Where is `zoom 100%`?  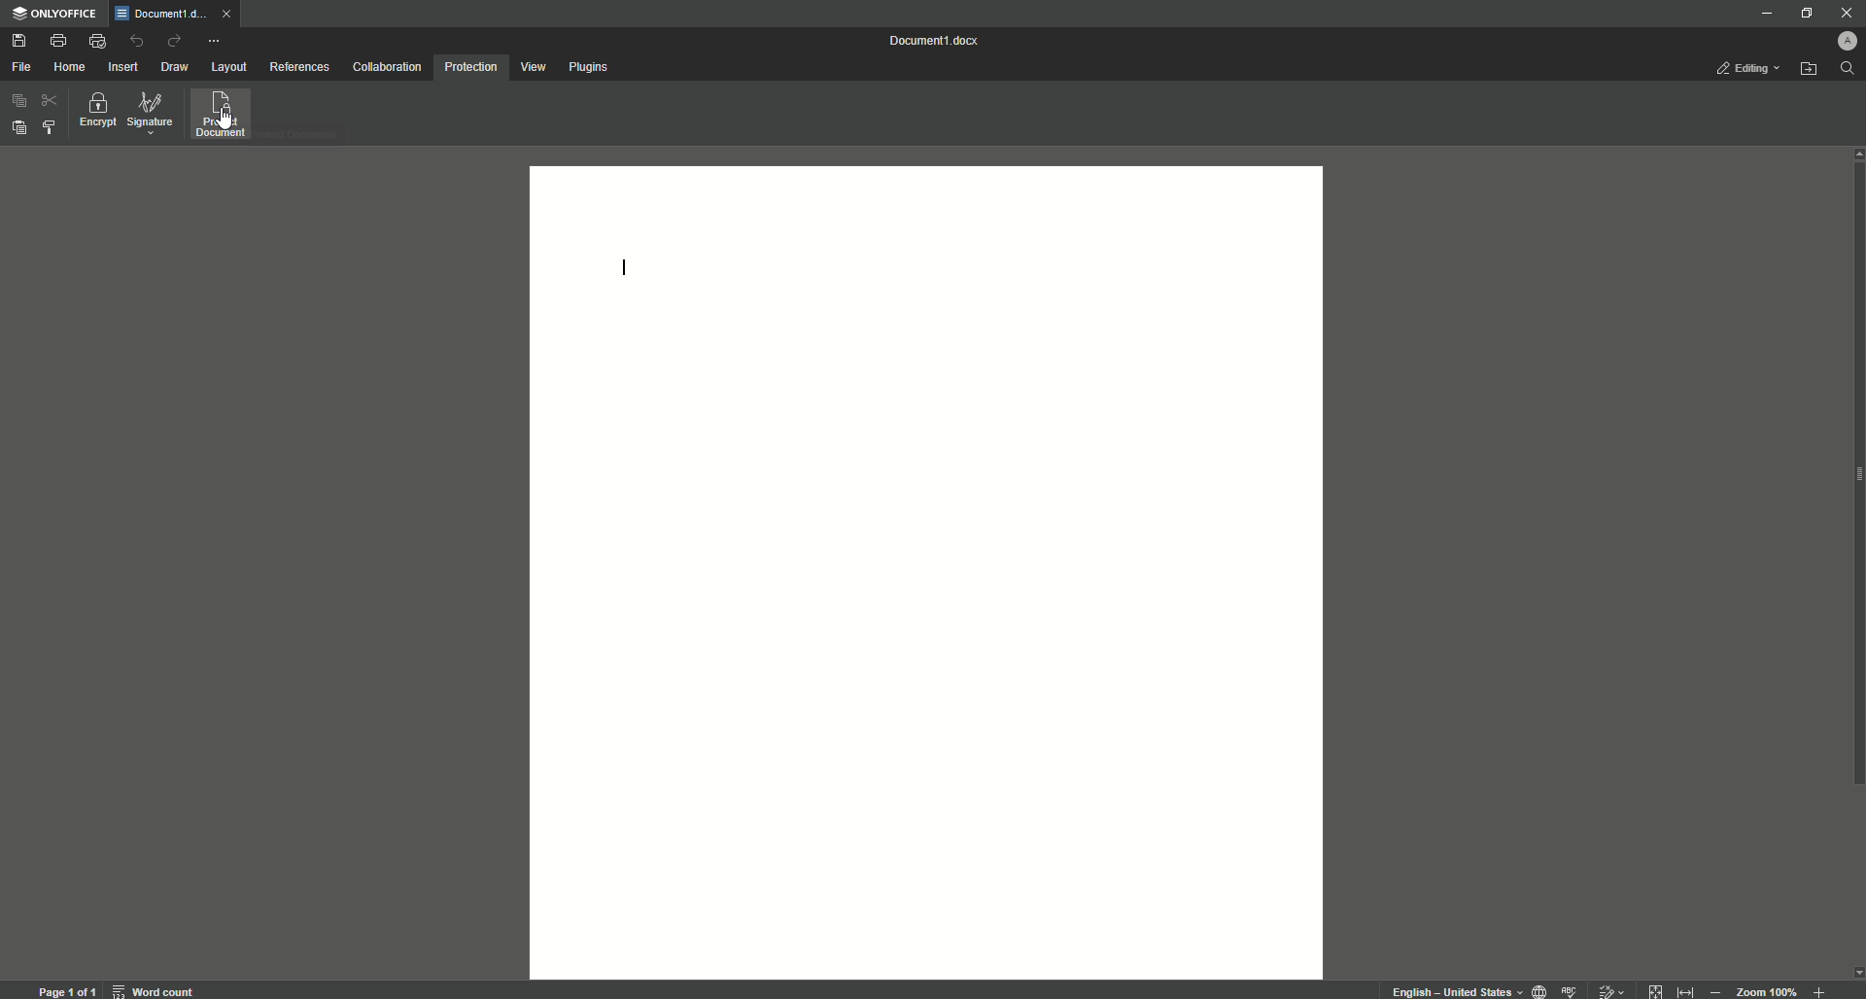 zoom 100% is located at coordinates (1769, 988).